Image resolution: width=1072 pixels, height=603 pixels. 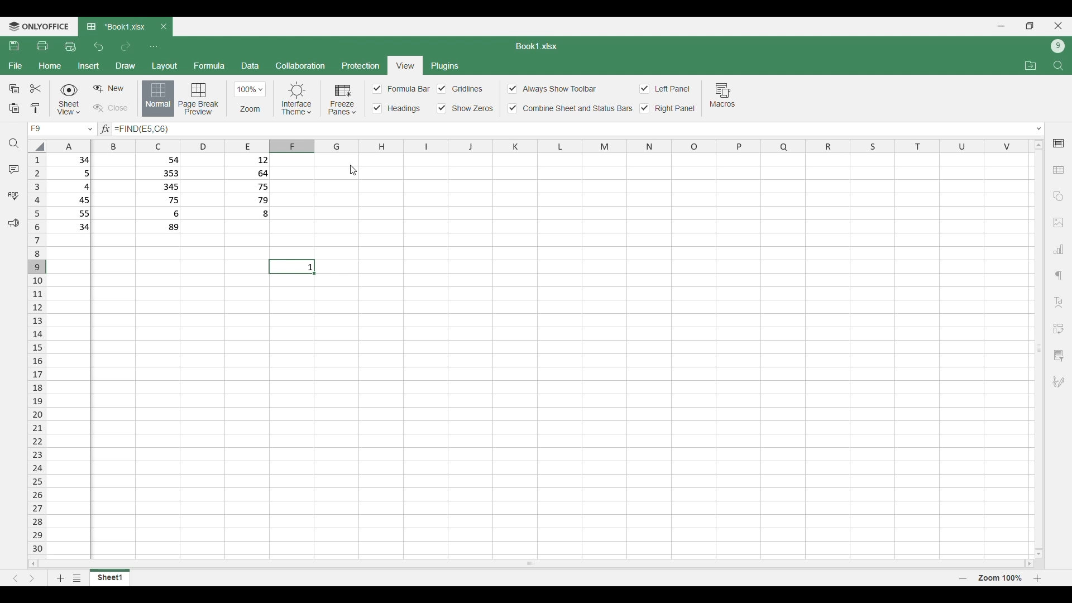 What do you see at coordinates (537, 46) in the screenshot?
I see `Sheet name` at bounding box center [537, 46].